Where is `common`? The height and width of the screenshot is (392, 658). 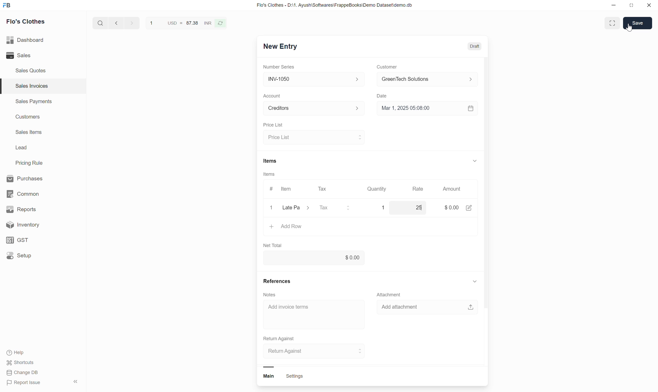
common is located at coordinates (34, 193).